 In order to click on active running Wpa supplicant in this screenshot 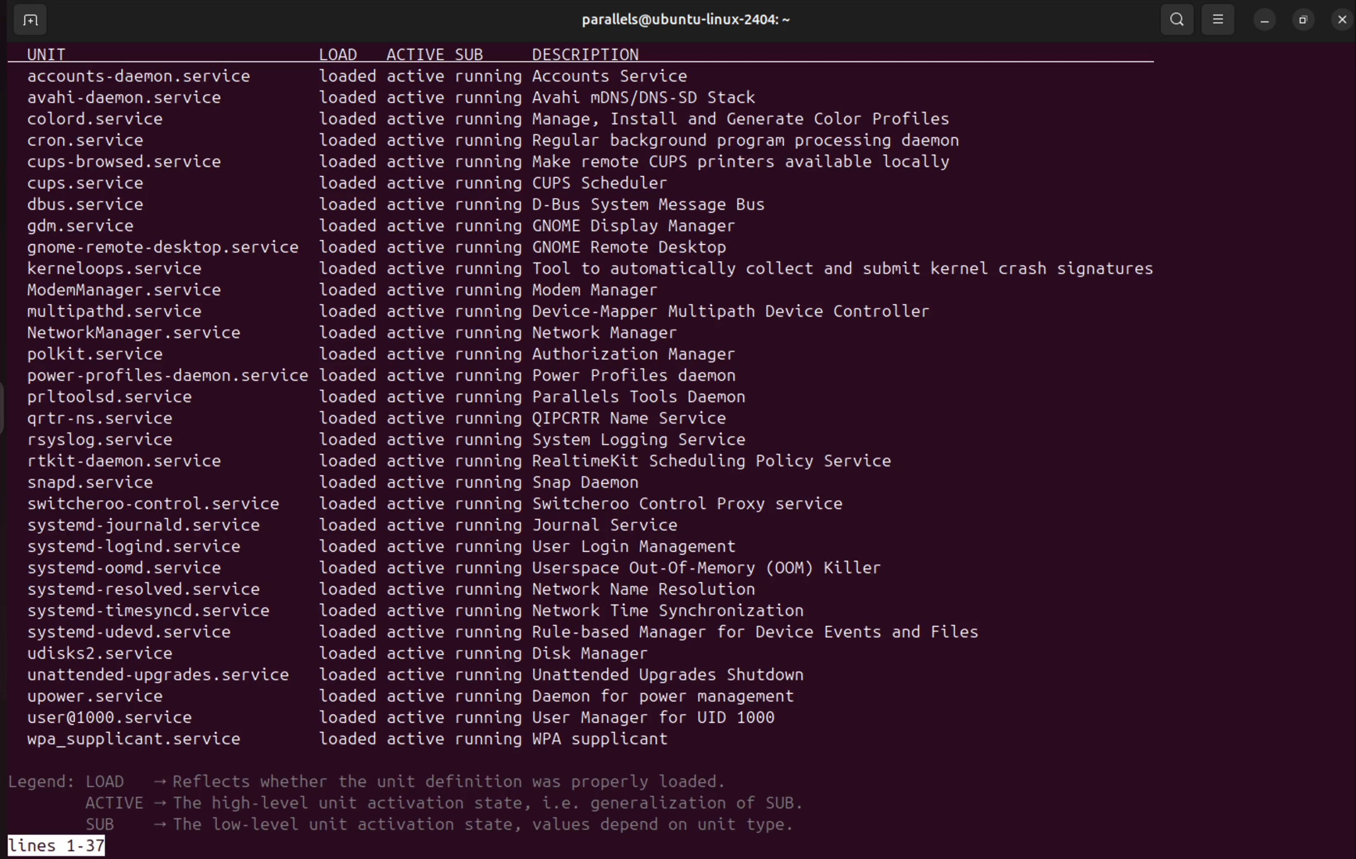, I will do `click(555, 740)`.